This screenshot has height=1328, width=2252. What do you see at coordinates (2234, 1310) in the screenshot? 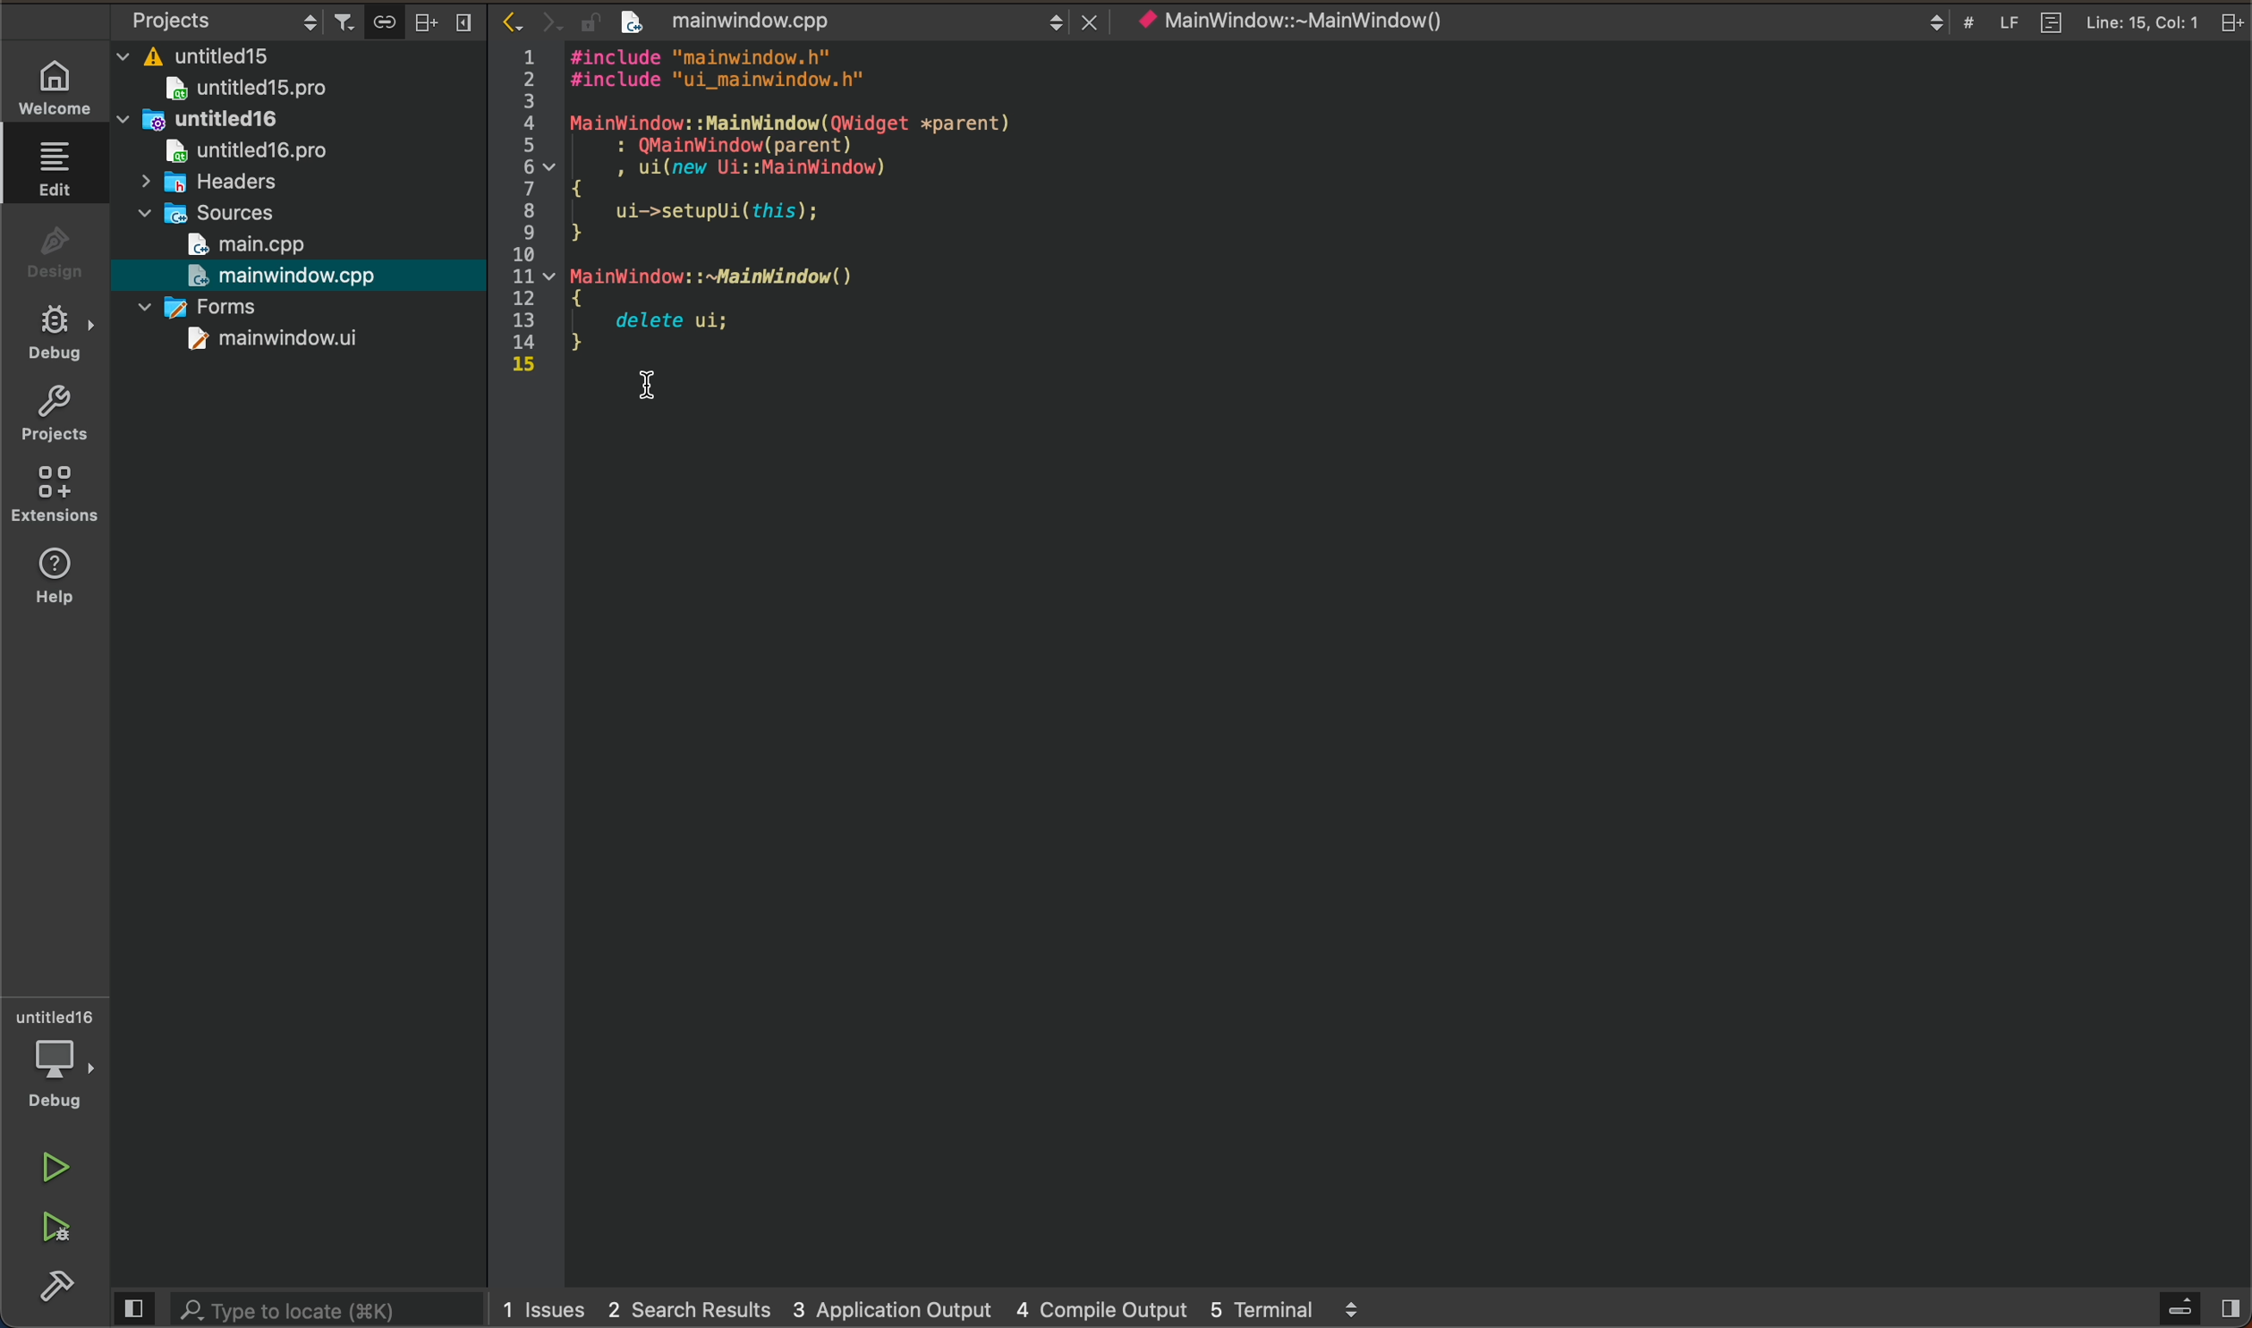
I see `show right pane` at bounding box center [2234, 1310].